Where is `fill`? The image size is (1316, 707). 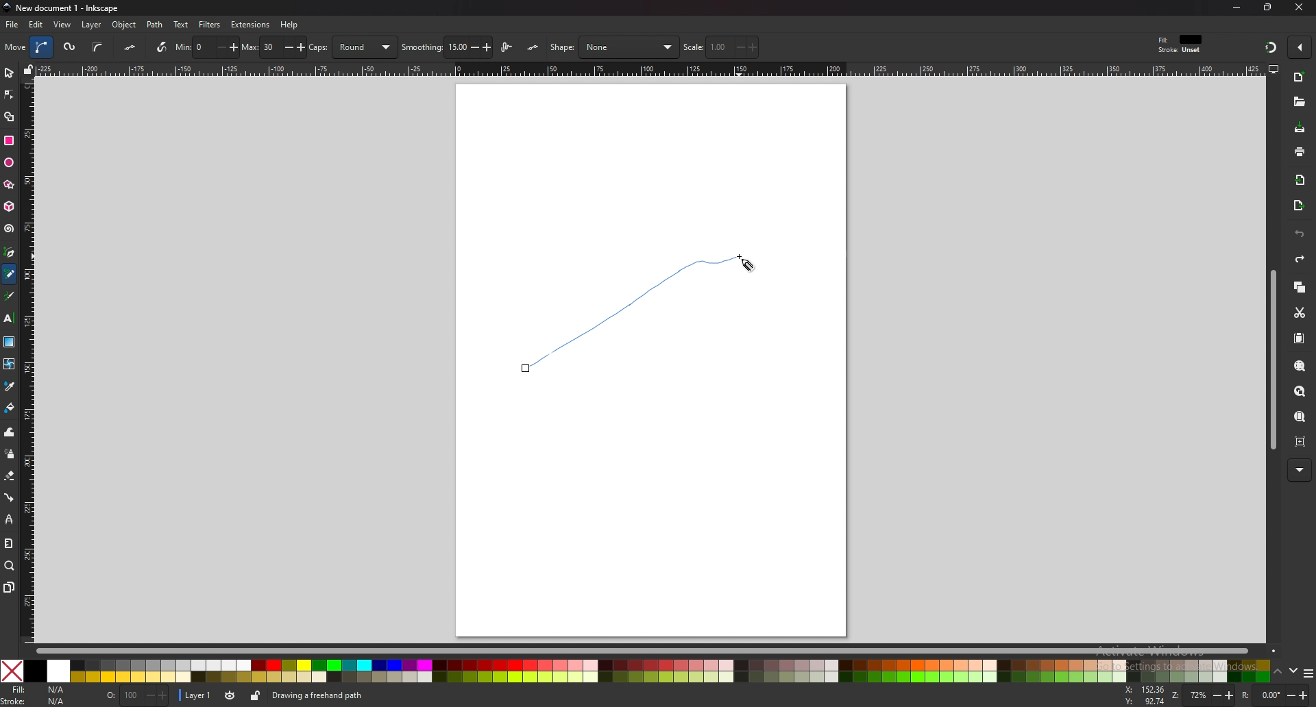 fill is located at coordinates (38, 690).